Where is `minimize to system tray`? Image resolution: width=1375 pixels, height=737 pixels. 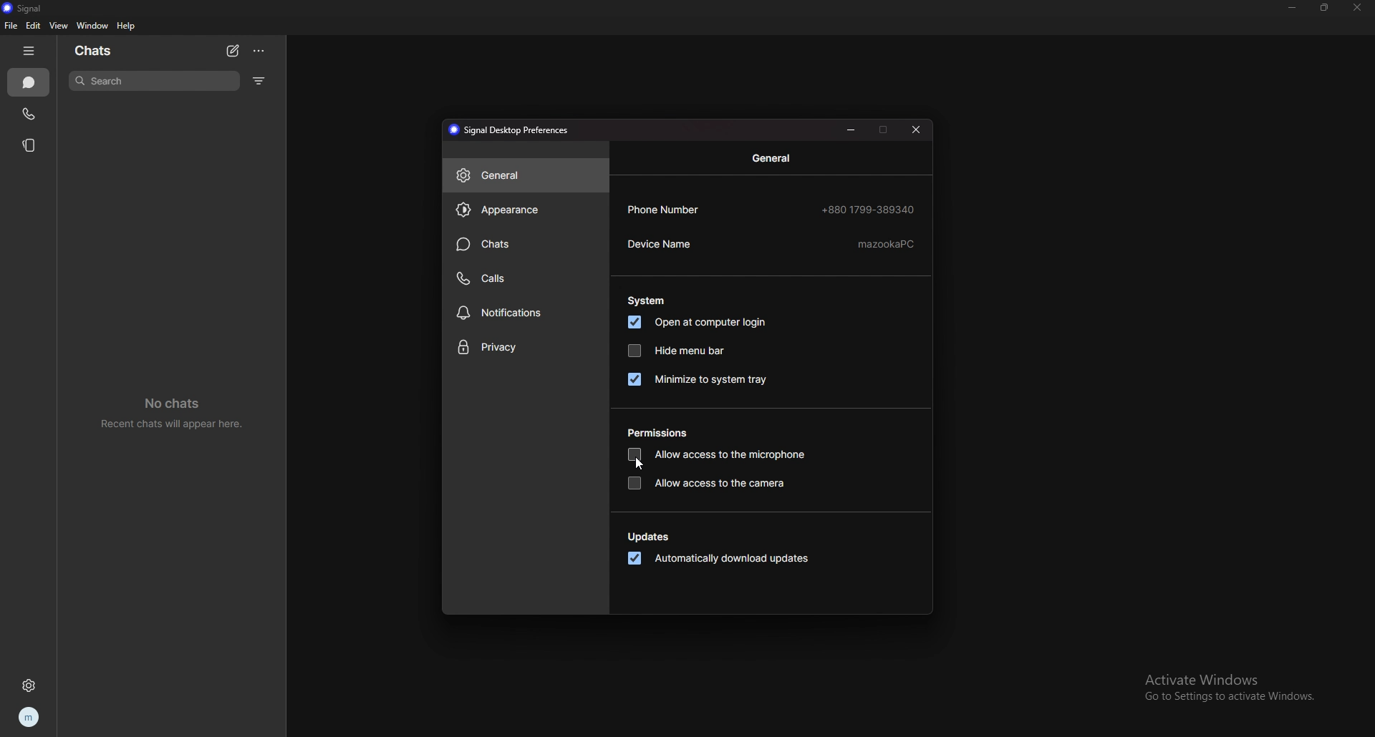 minimize to system tray is located at coordinates (700, 378).